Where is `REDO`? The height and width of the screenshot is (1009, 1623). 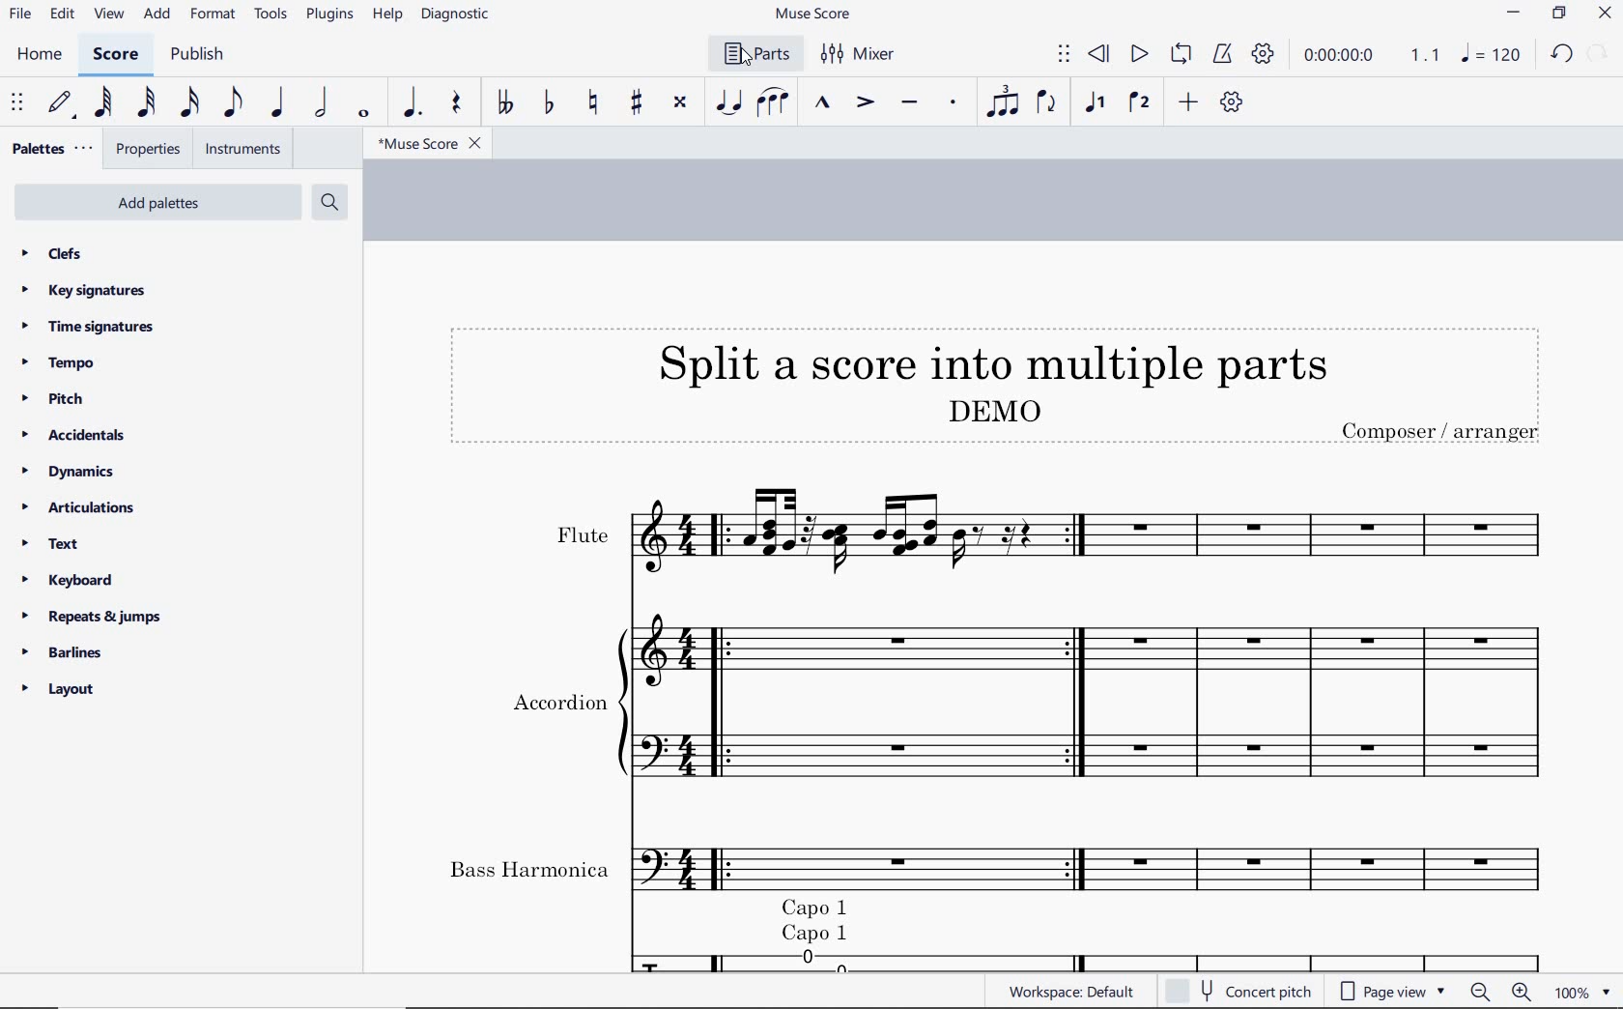 REDO is located at coordinates (1600, 53).